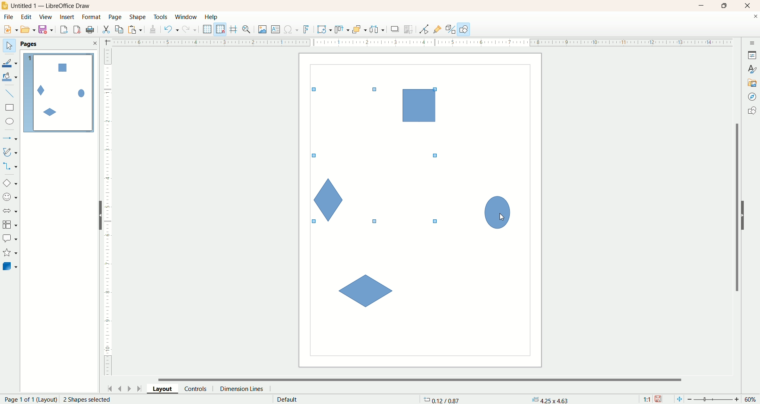 The height and width of the screenshot is (404, 760). What do you see at coordinates (502, 218) in the screenshot?
I see `cursor` at bounding box center [502, 218].